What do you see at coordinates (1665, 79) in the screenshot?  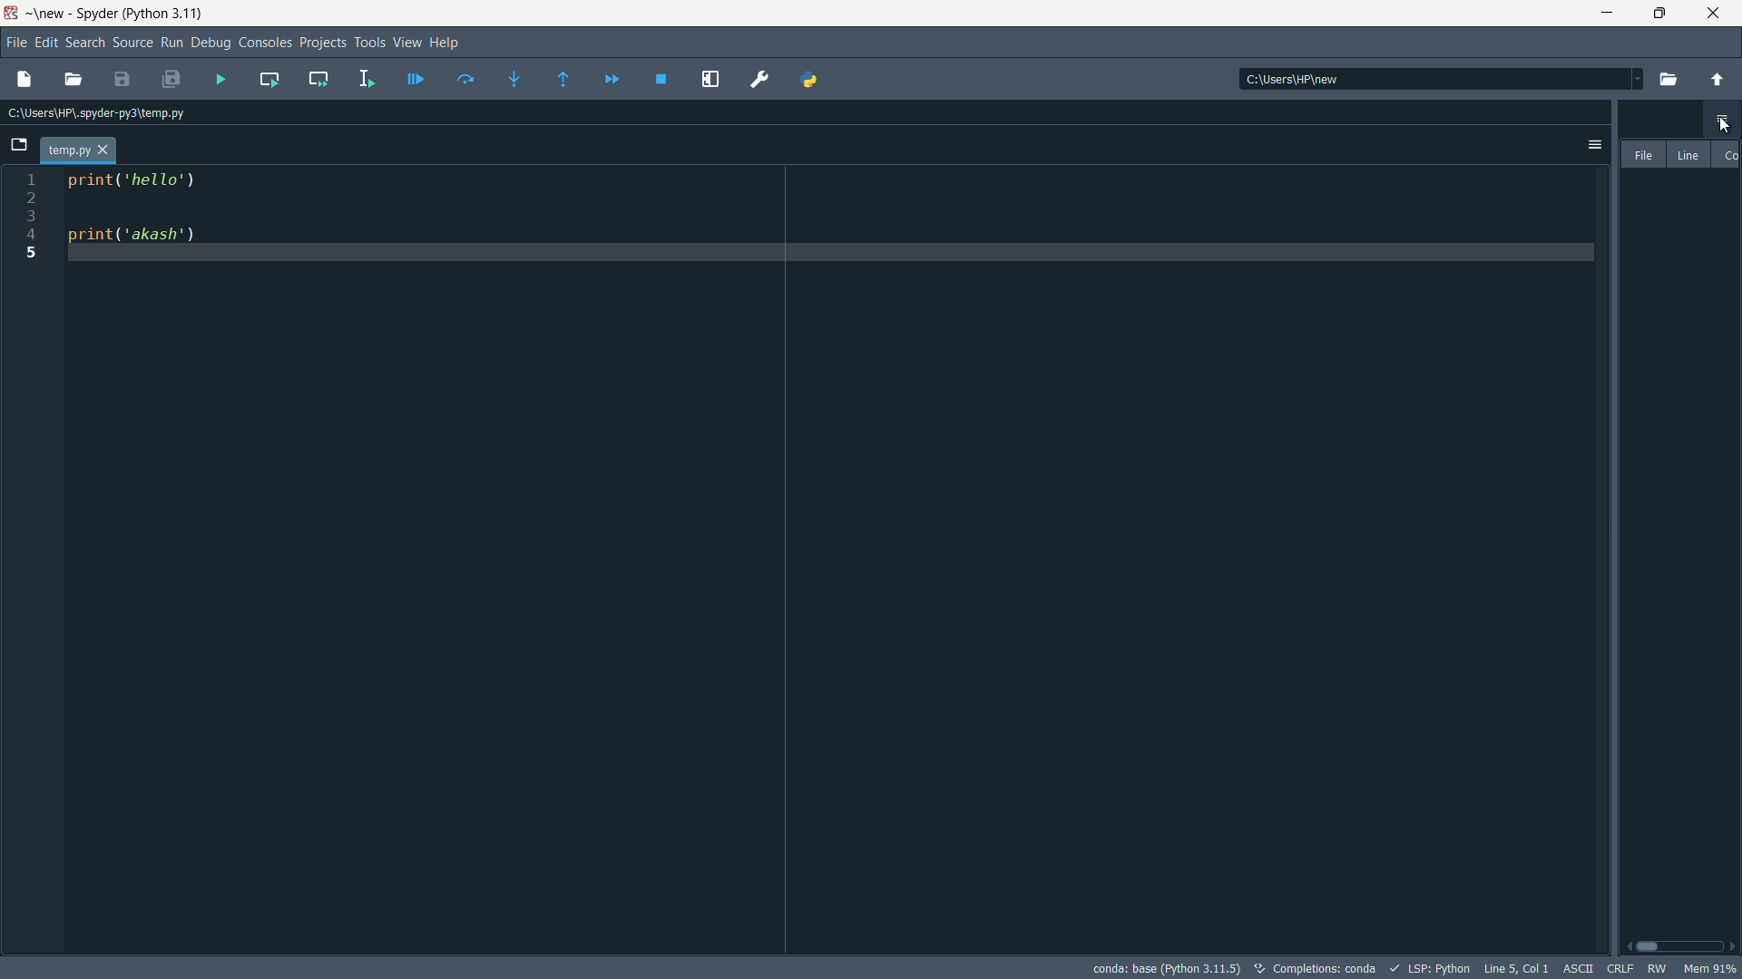 I see `browse directory` at bounding box center [1665, 79].